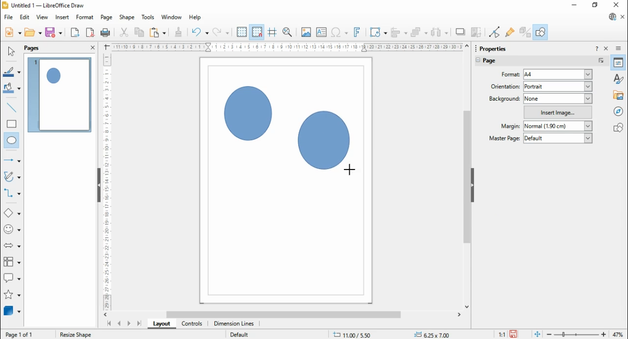 Image resolution: width=628 pixels, height=339 pixels. What do you see at coordinates (357, 32) in the screenshot?
I see `insert fontwork text` at bounding box center [357, 32].